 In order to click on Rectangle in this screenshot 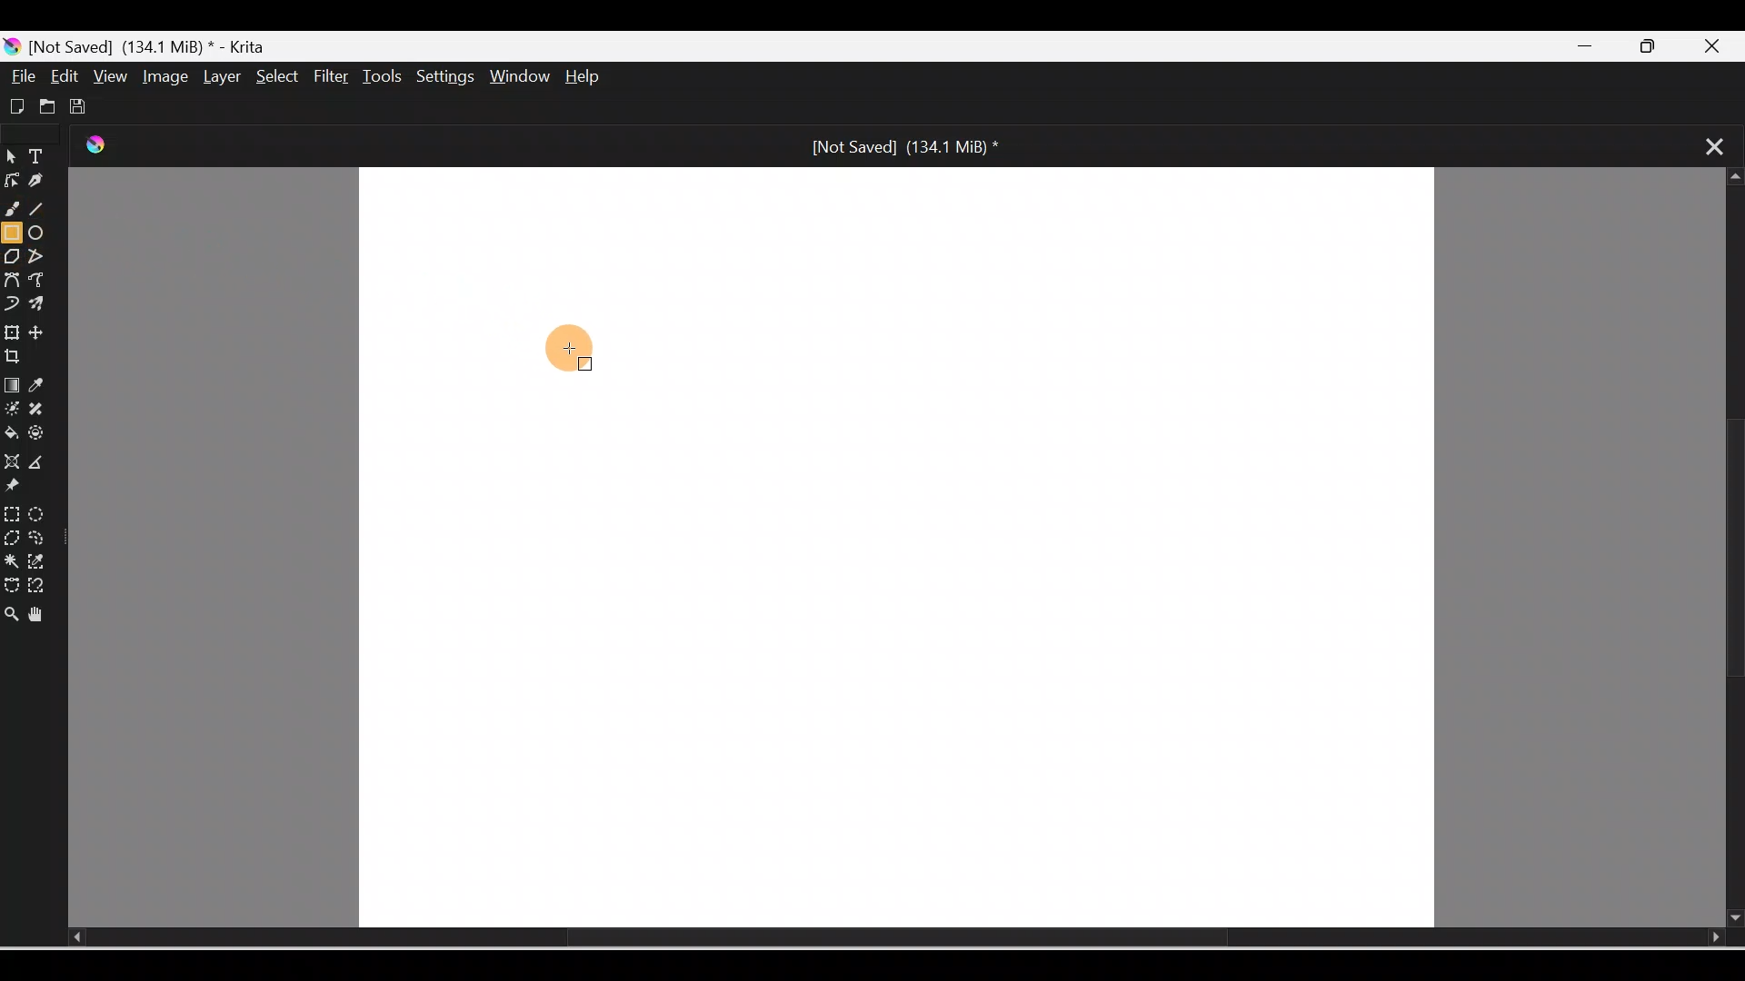, I will do `click(13, 233)`.